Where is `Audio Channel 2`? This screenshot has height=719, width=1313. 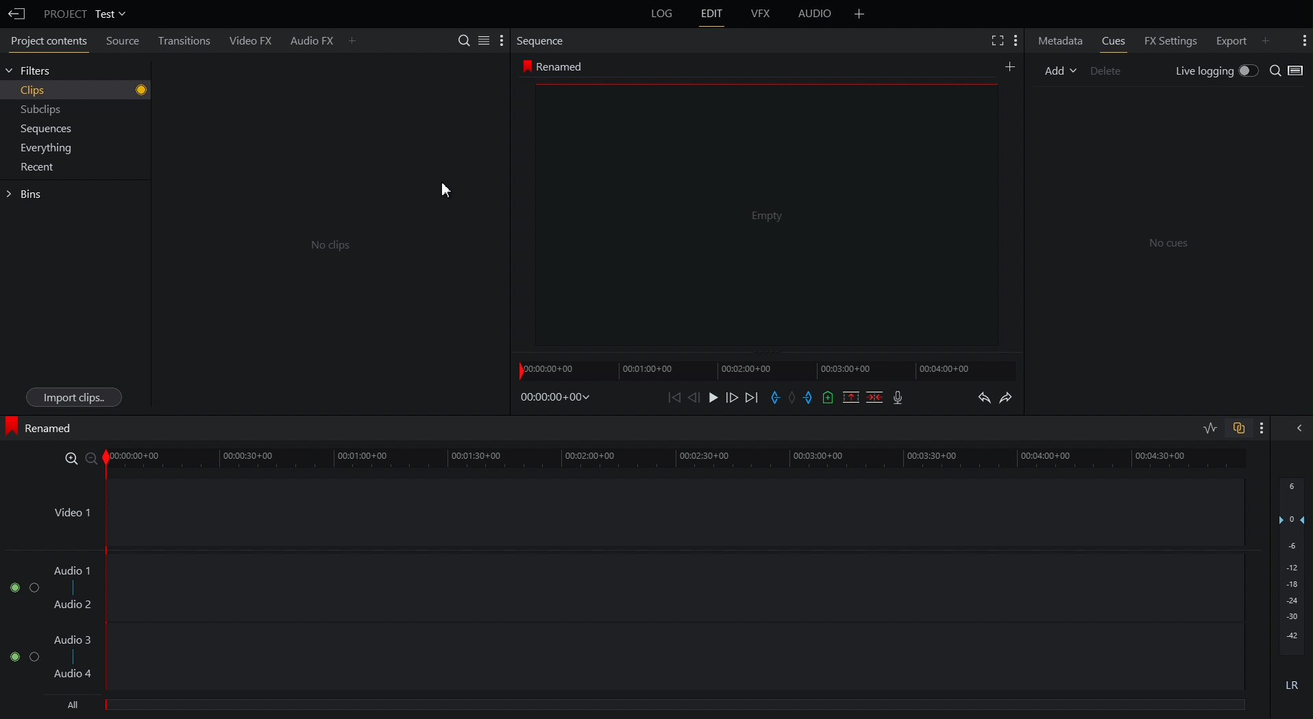 Audio Channel 2 is located at coordinates (20, 653).